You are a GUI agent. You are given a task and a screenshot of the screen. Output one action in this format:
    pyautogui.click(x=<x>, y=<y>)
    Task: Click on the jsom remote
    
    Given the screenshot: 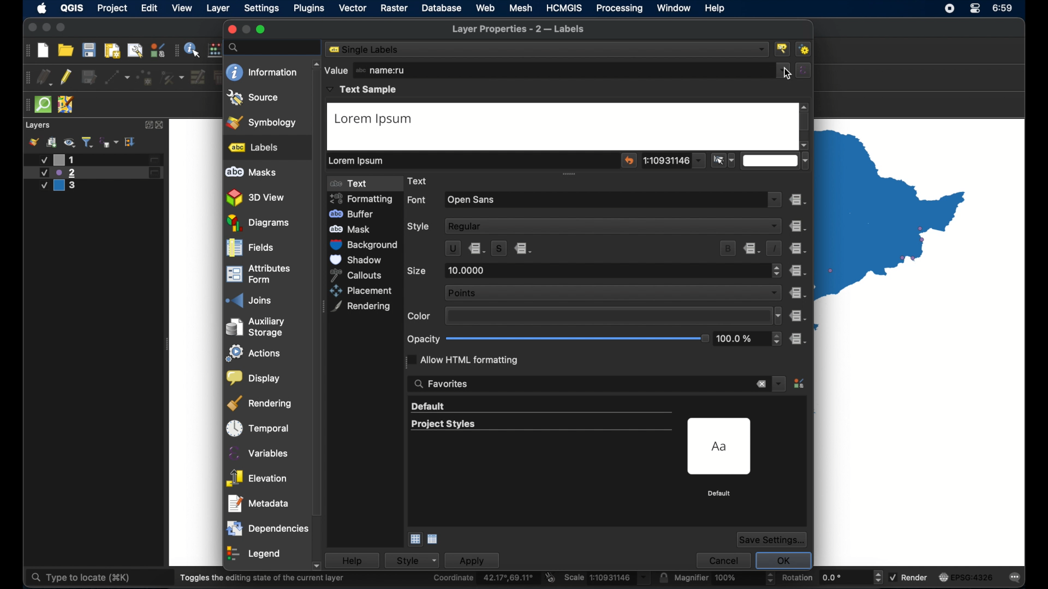 What is the action you would take?
    pyautogui.click(x=66, y=104)
    